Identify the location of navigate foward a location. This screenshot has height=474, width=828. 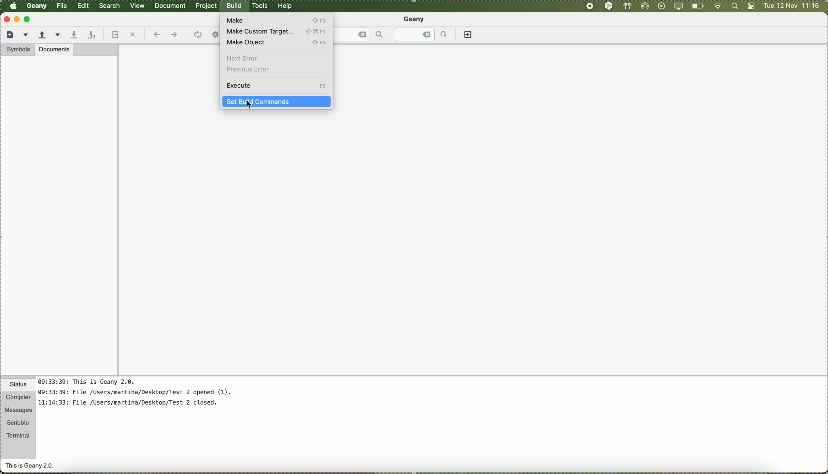
(174, 35).